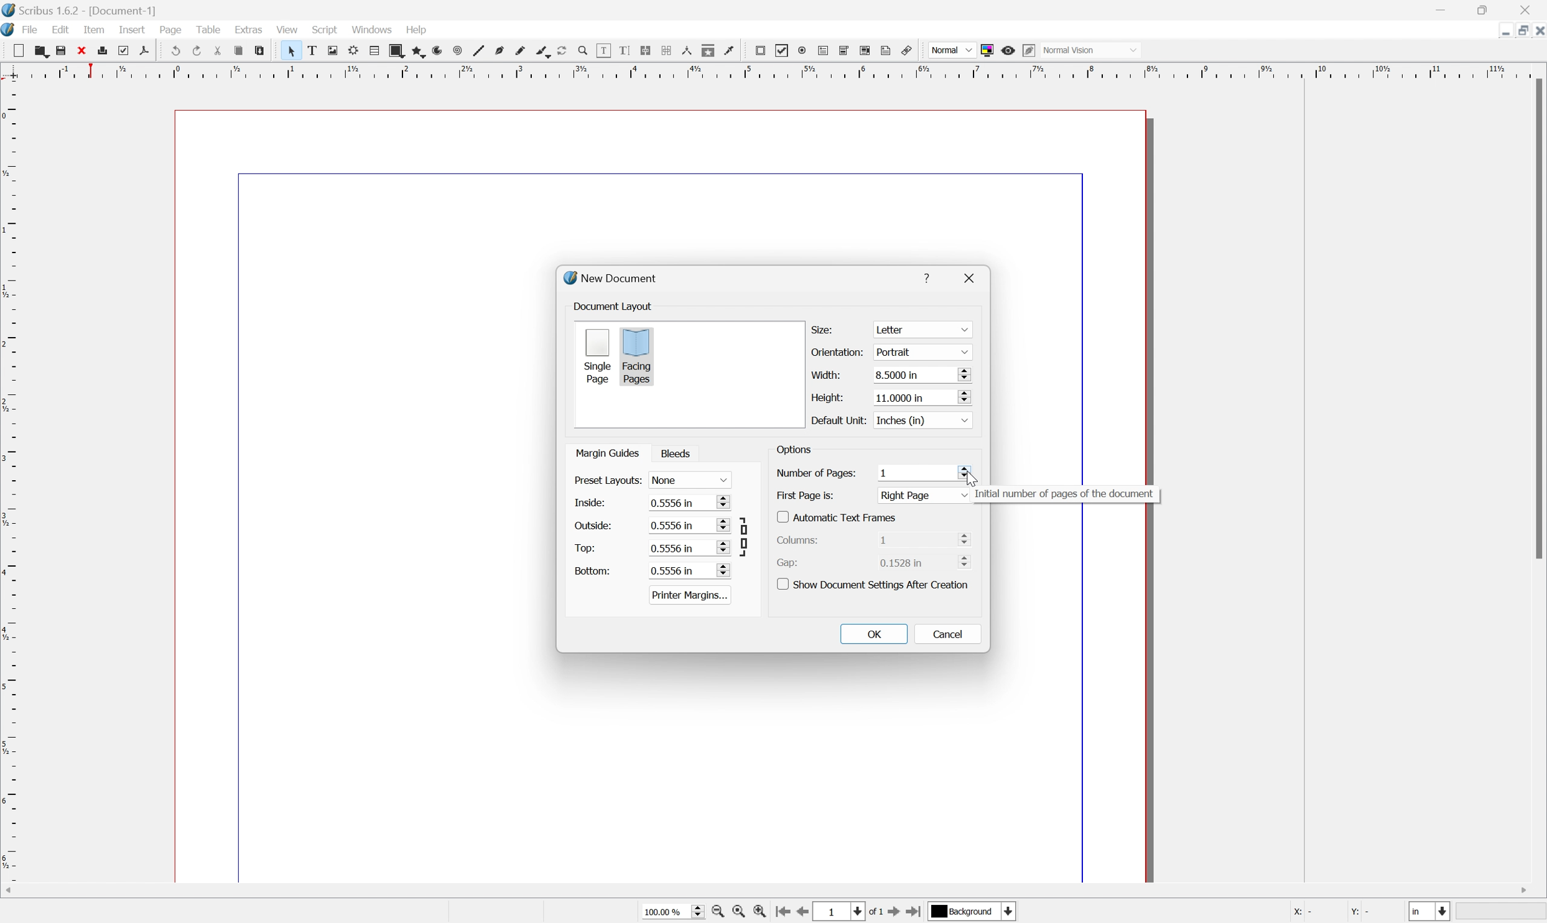 The width and height of the screenshot is (1547, 923). I want to click on Edit text with story editor, so click(626, 50).